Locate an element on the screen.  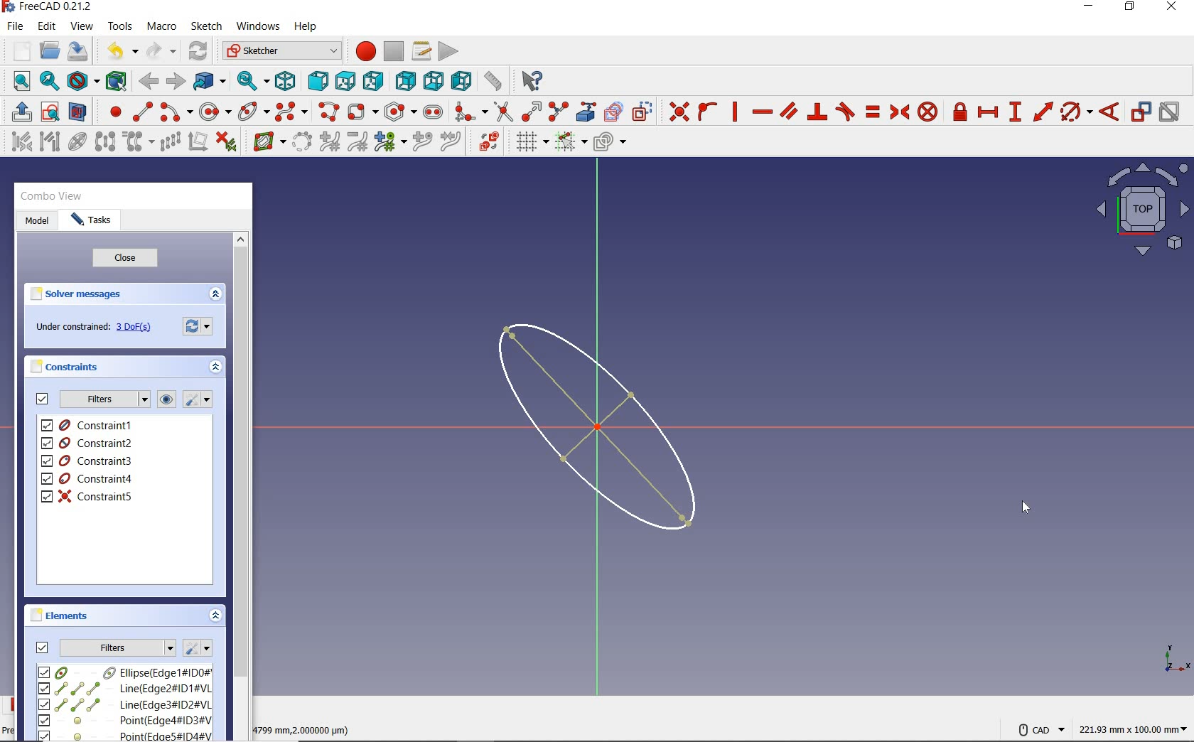
settings is located at coordinates (197, 648).